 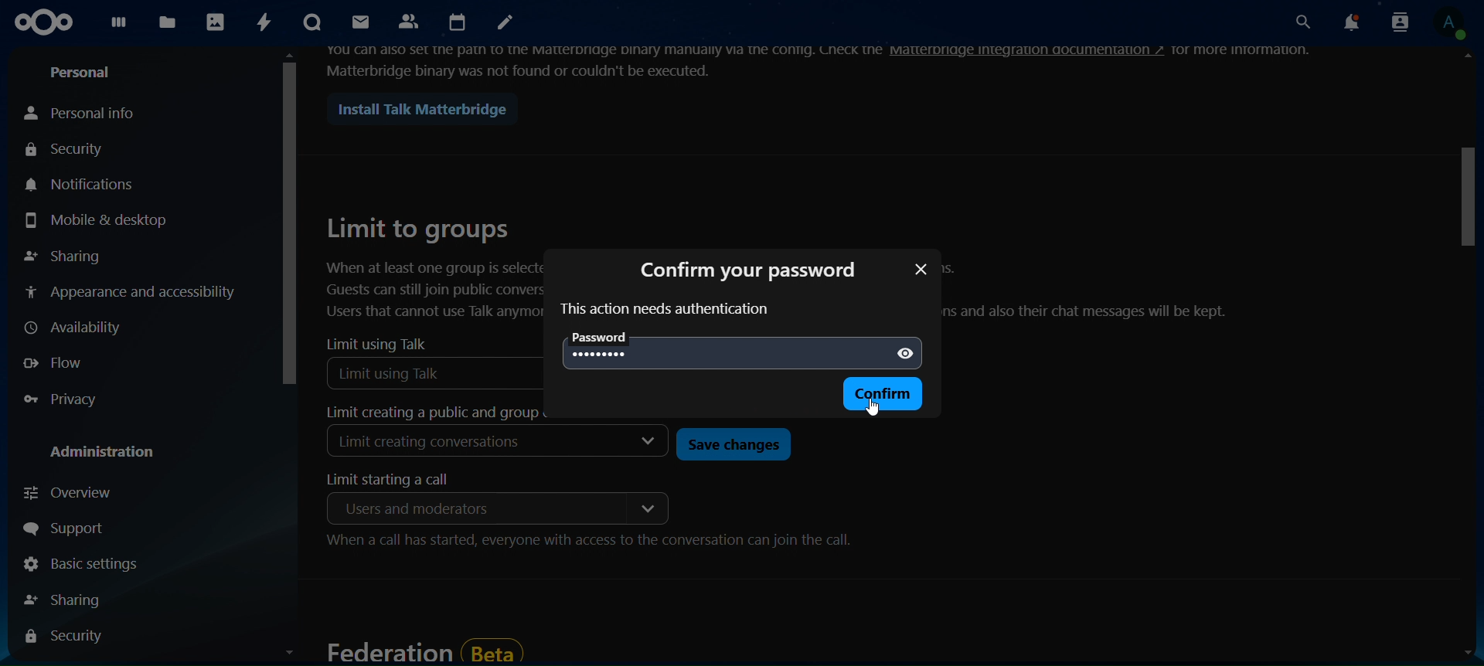 I want to click on personal, so click(x=85, y=73).